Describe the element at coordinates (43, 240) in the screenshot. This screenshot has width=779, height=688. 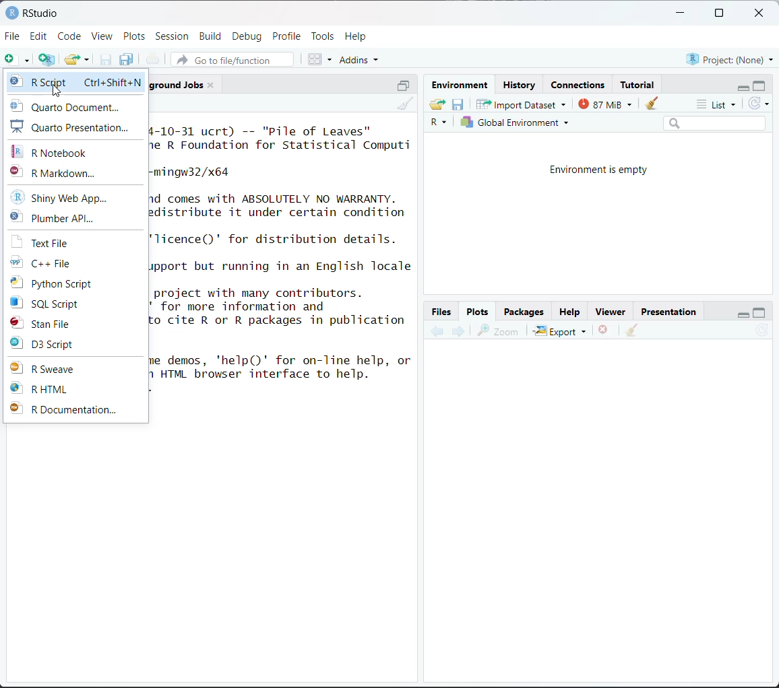
I see `Text File` at that location.